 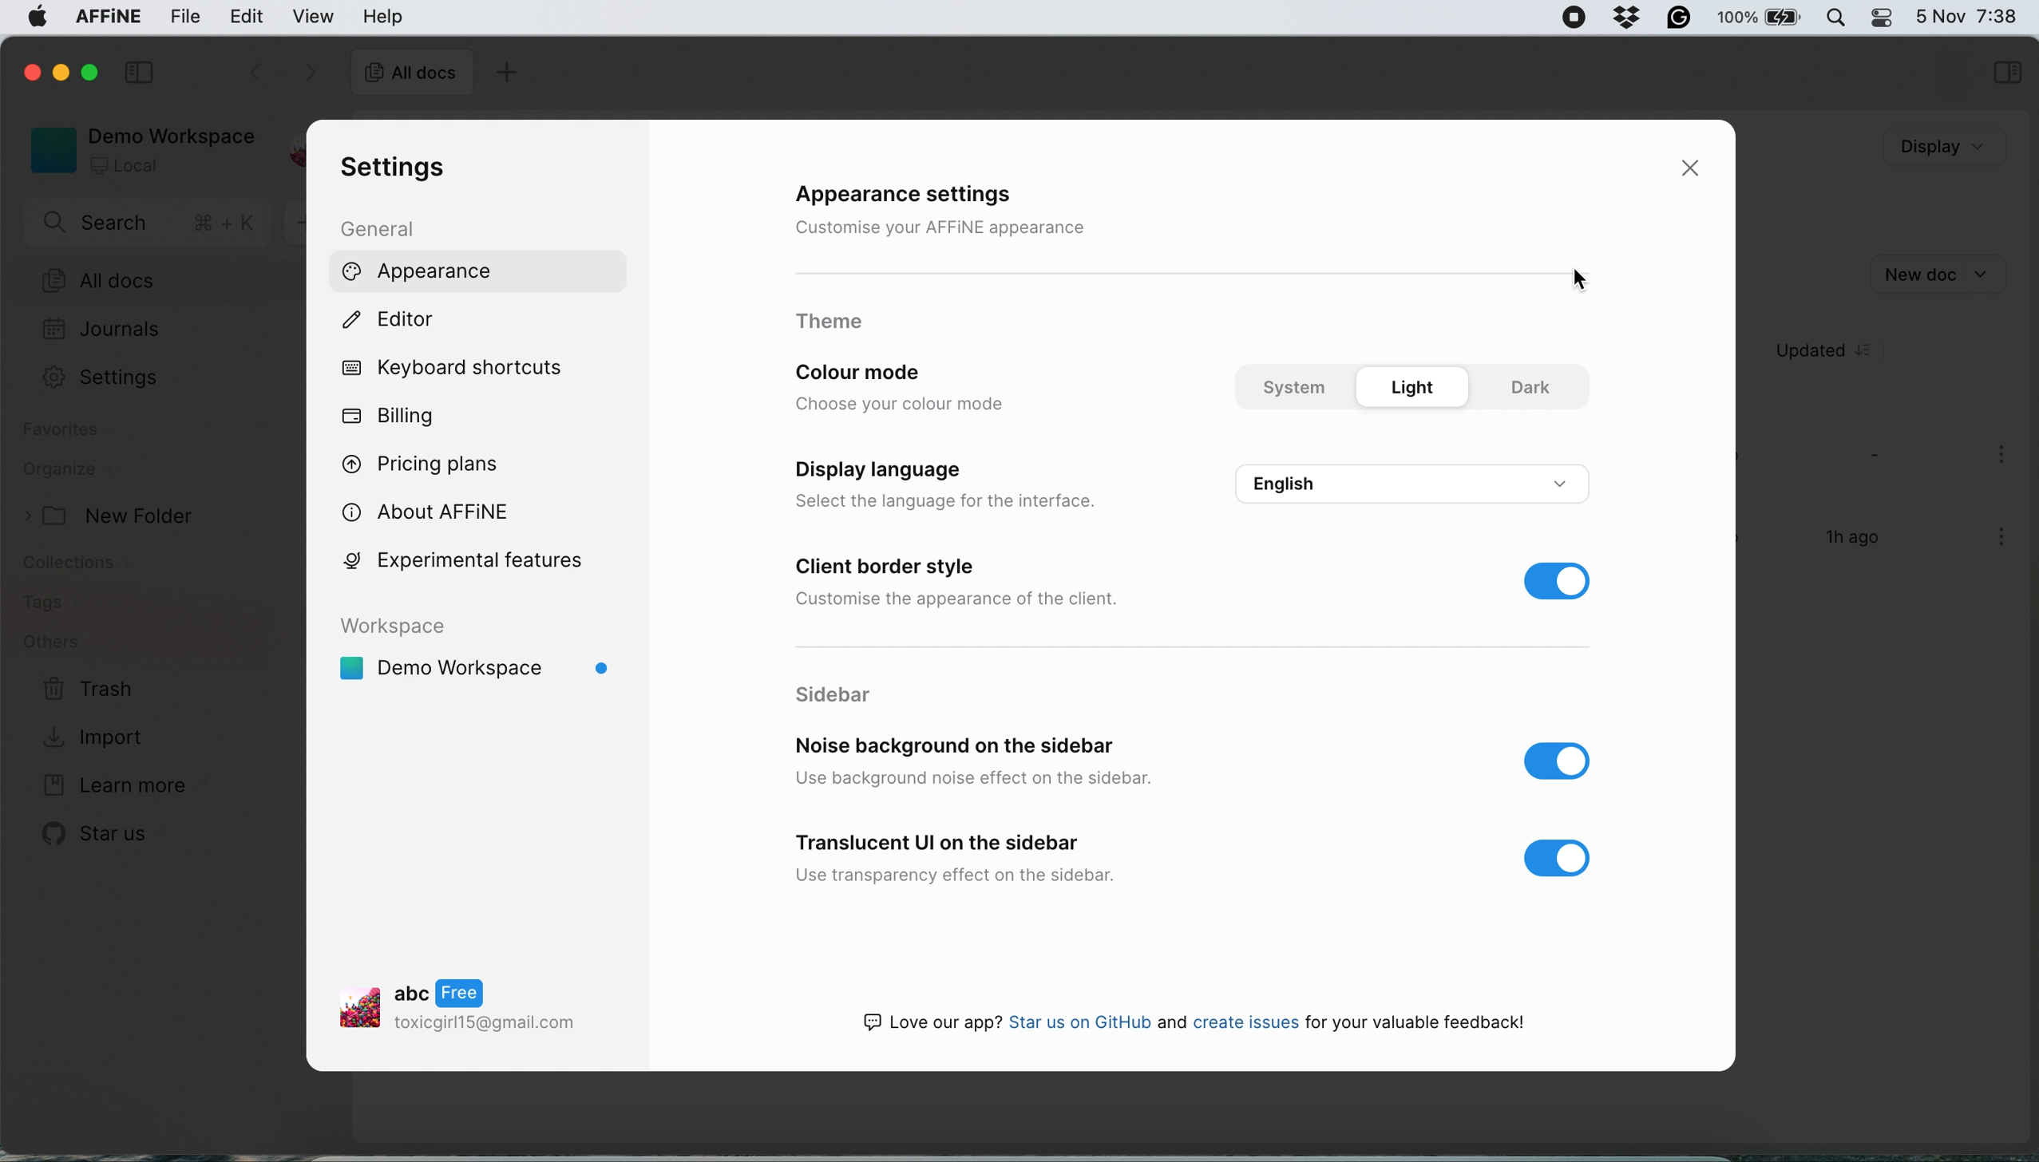 What do you see at coordinates (877, 471) in the screenshot?
I see `display language` at bounding box center [877, 471].